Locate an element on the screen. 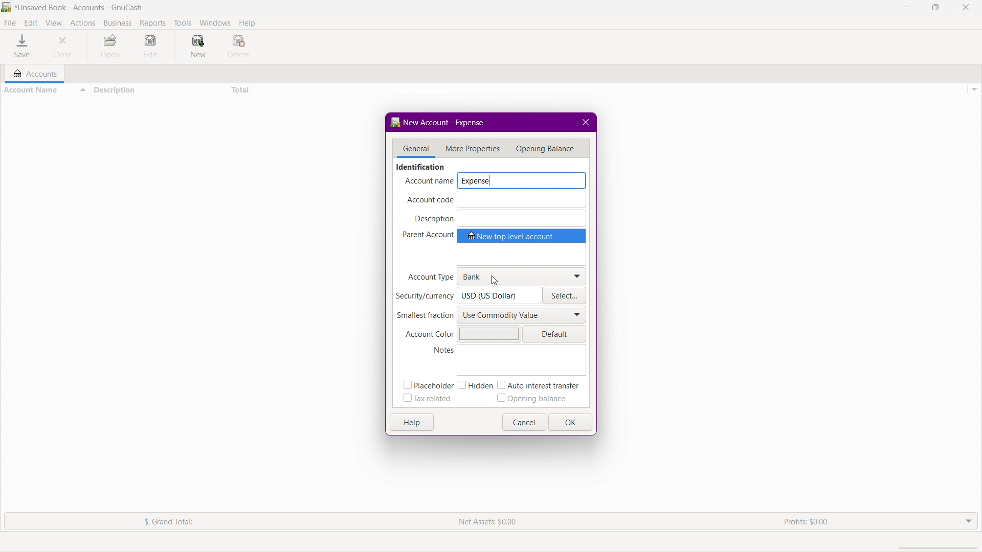  Reports is located at coordinates (151, 21).